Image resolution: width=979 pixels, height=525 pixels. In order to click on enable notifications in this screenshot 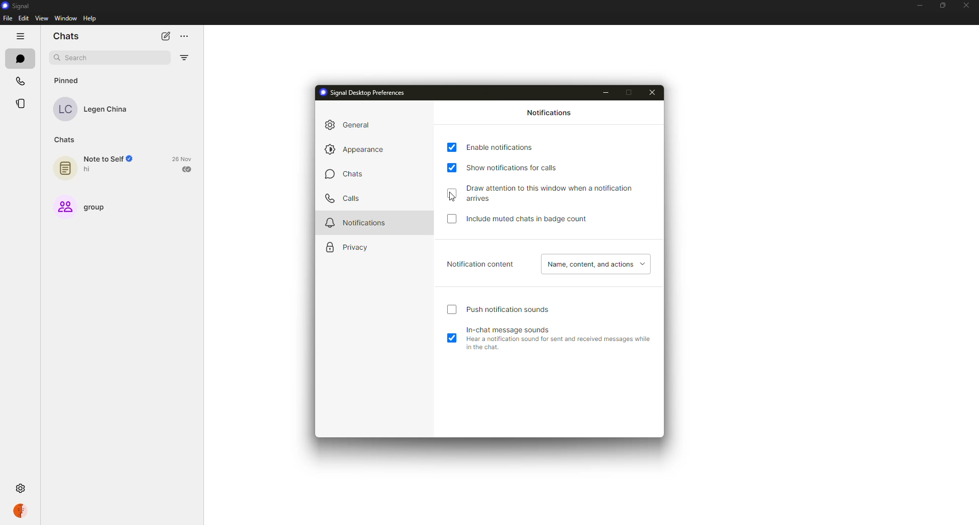, I will do `click(504, 147)`.